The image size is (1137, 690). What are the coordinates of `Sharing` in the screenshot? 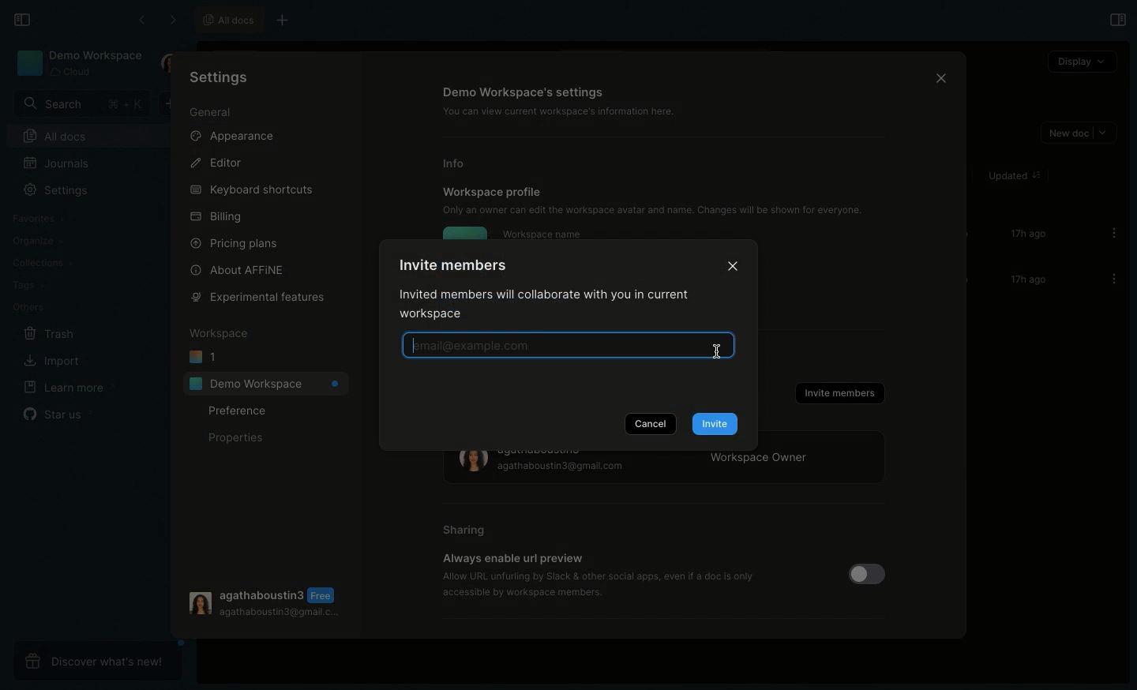 It's located at (465, 531).